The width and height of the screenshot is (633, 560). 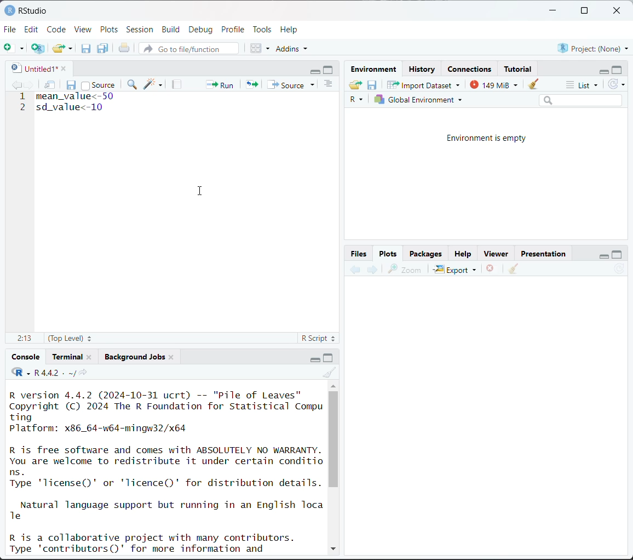 What do you see at coordinates (290, 29) in the screenshot?
I see `Help` at bounding box center [290, 29].